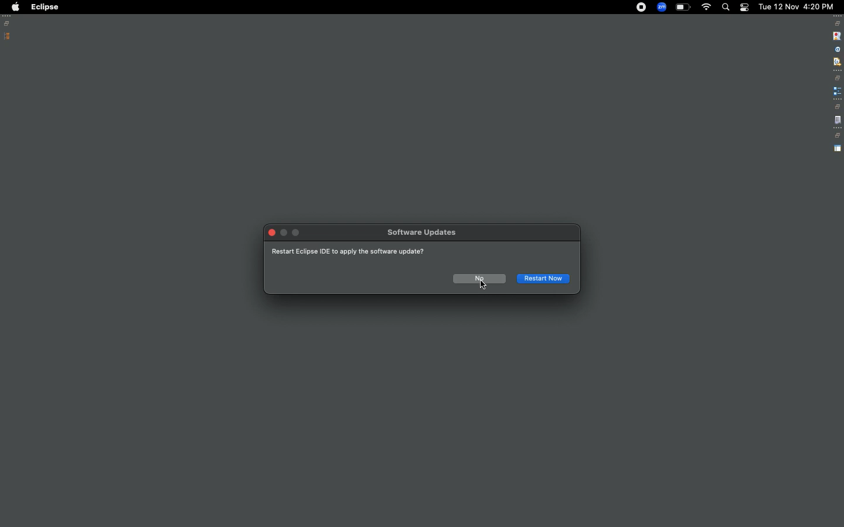  Describe the element at coordinates (15, 7) in the screenshot. I see `Apple logo` at that location.